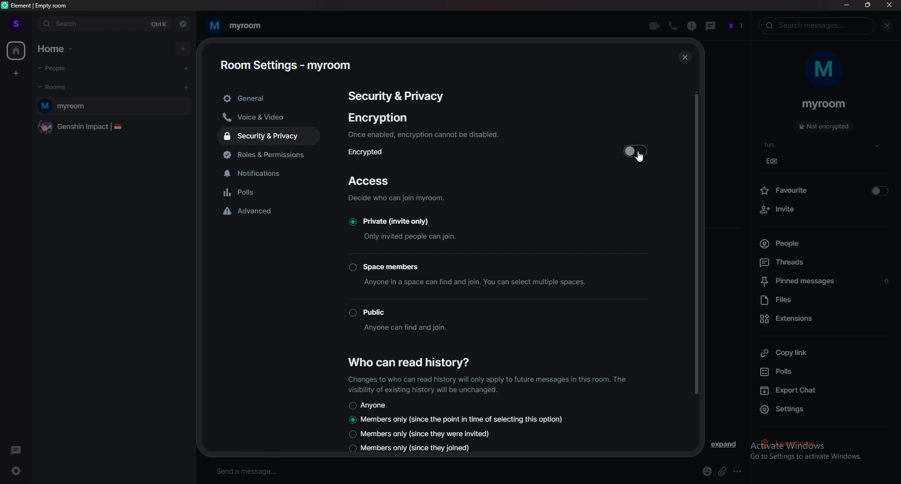 This screenshot has width=901, height=484. What do you see at coordinates (115, 106) in the screenshot?
I see `myroom` at bounding box center [115, 106].